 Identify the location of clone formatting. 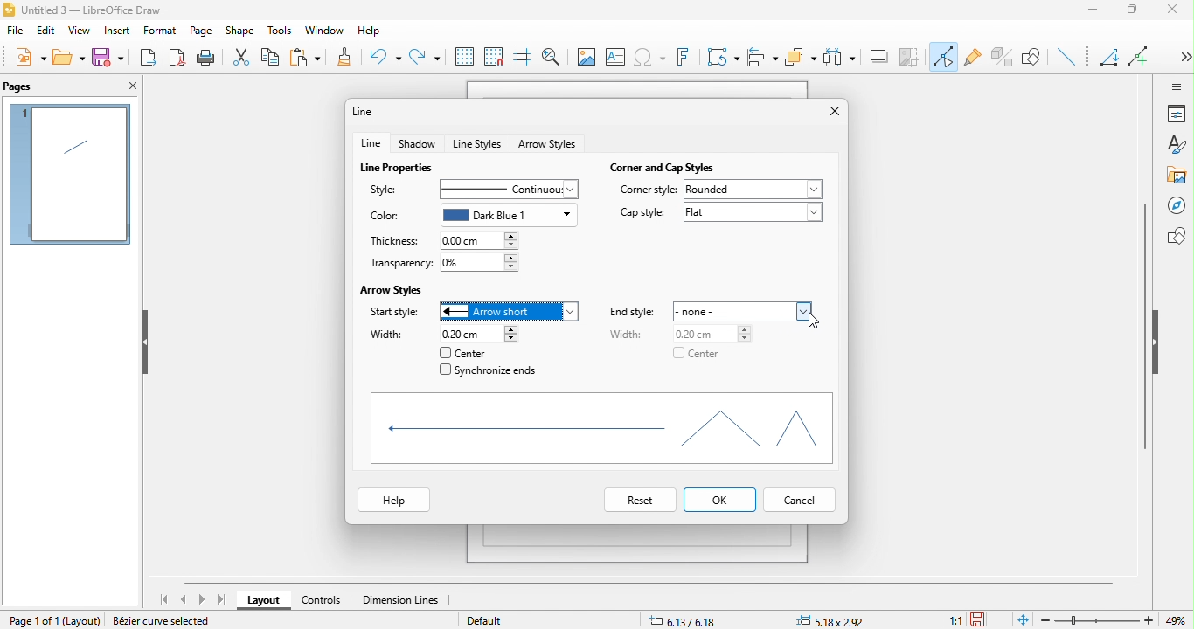
(351, 59).